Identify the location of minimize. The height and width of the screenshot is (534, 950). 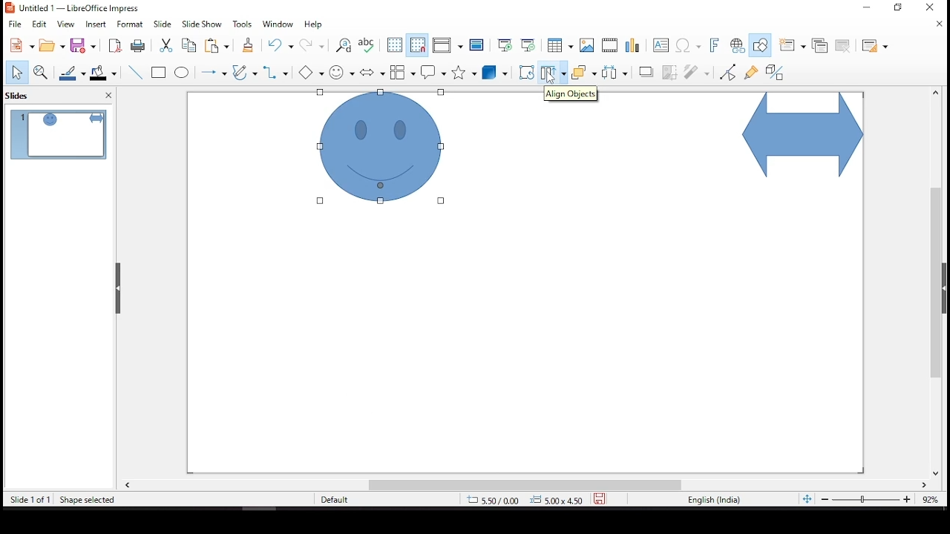
(868, 6).